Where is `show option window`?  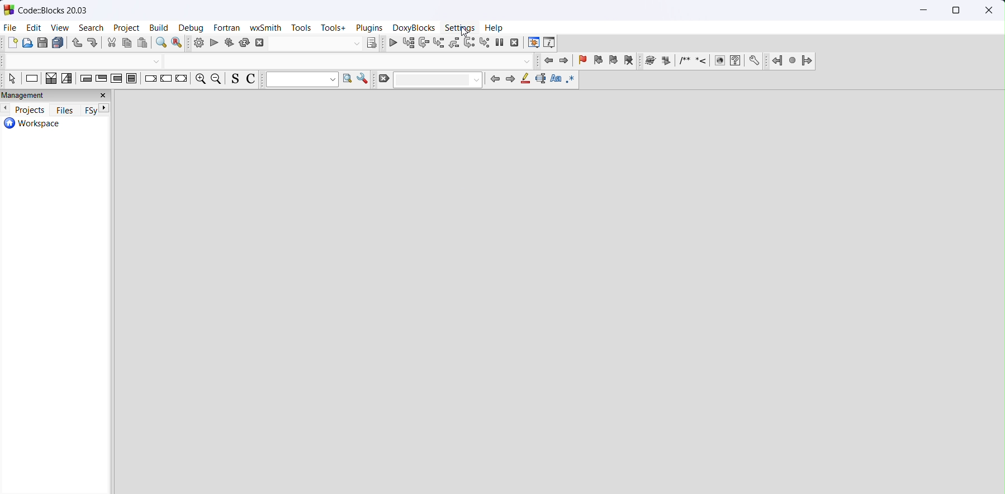
show option window is located at coordinates (364, 80).